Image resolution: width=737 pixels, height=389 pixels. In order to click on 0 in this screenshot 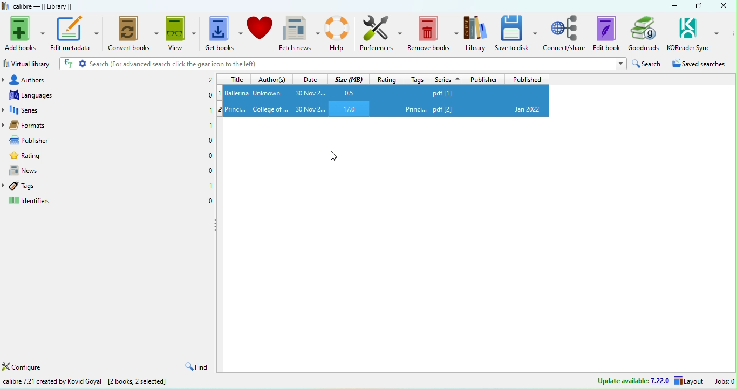, I will do `click(210, 171)`.